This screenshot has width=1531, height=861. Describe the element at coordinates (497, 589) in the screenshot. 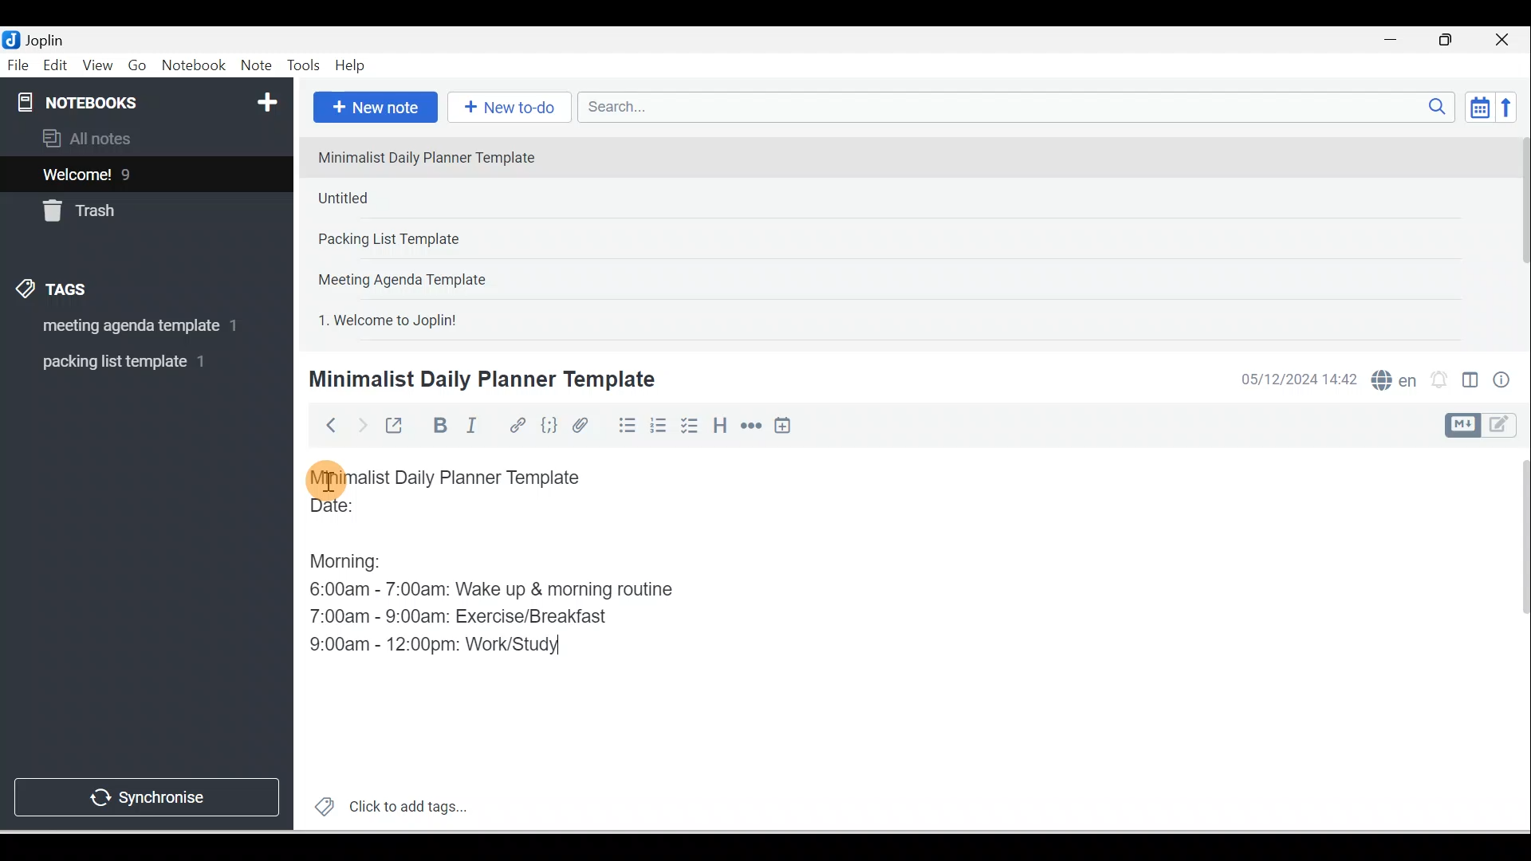

I see `6:00am - 7:00am: Wake up & morning routine` at that location.